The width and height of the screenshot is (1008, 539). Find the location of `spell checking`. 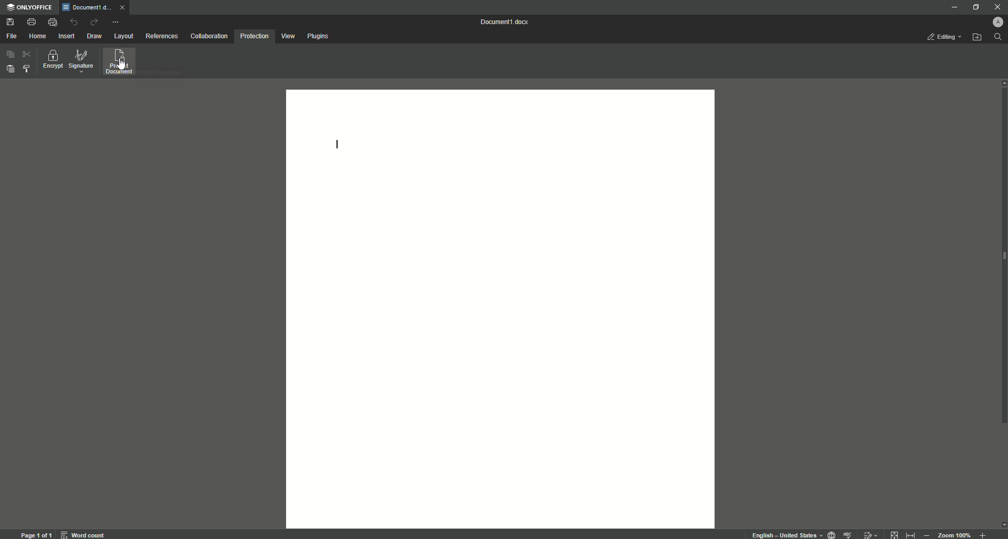

spell checking is located at coordinates (848, 534).